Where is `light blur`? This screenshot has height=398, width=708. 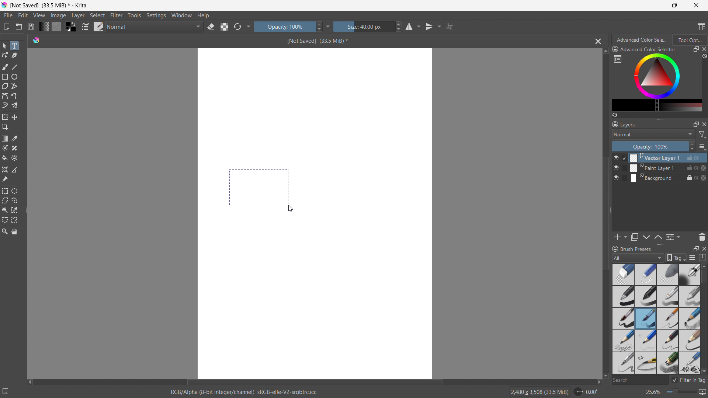
light blur is located at coordinates (645, 275).